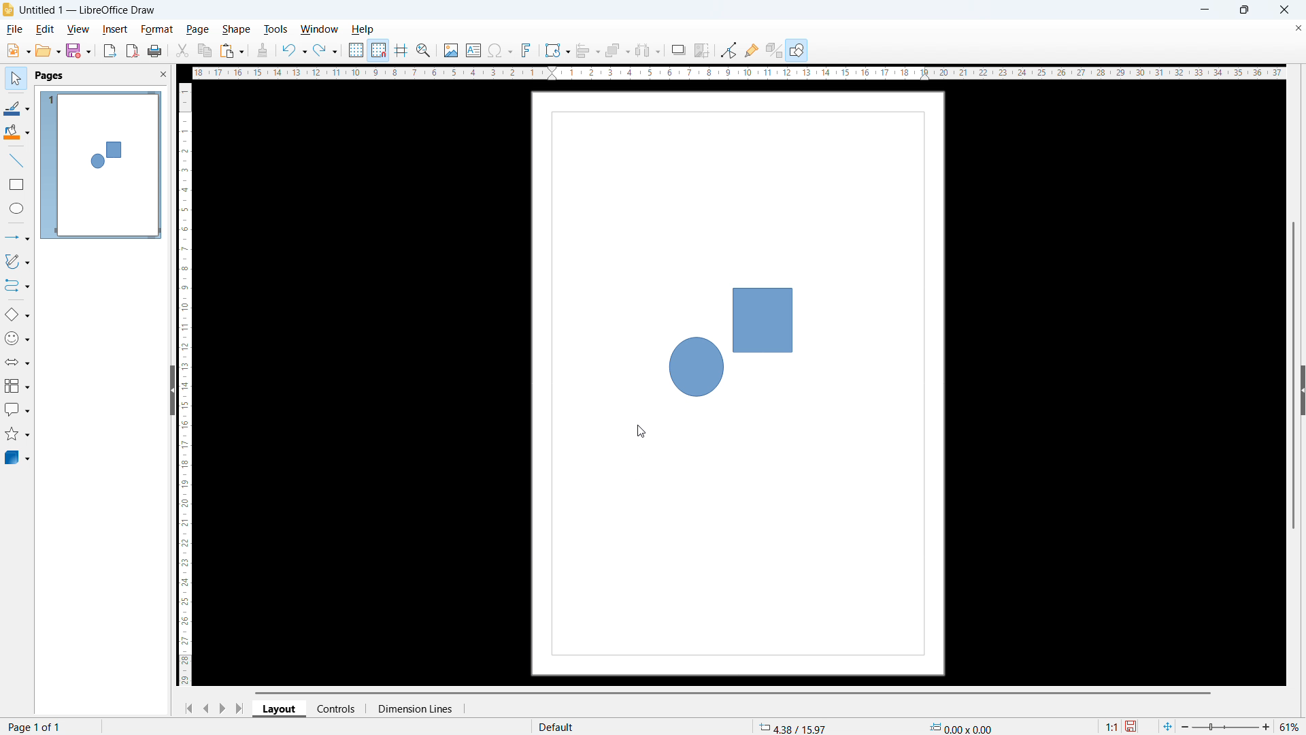 This screenshot has height=735, width=1306. Describe the element at coordinates (157, 30) in the screenshot. I see `format` at that location.